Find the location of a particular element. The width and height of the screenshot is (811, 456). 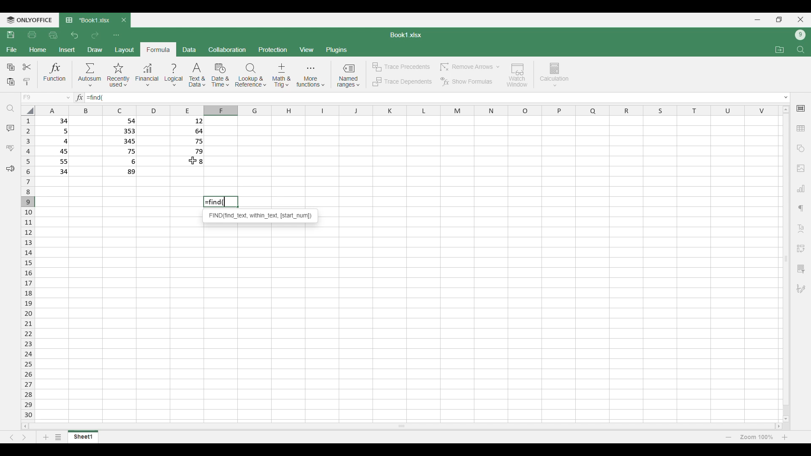

Software logo and name is located at coordinates (29, 20).